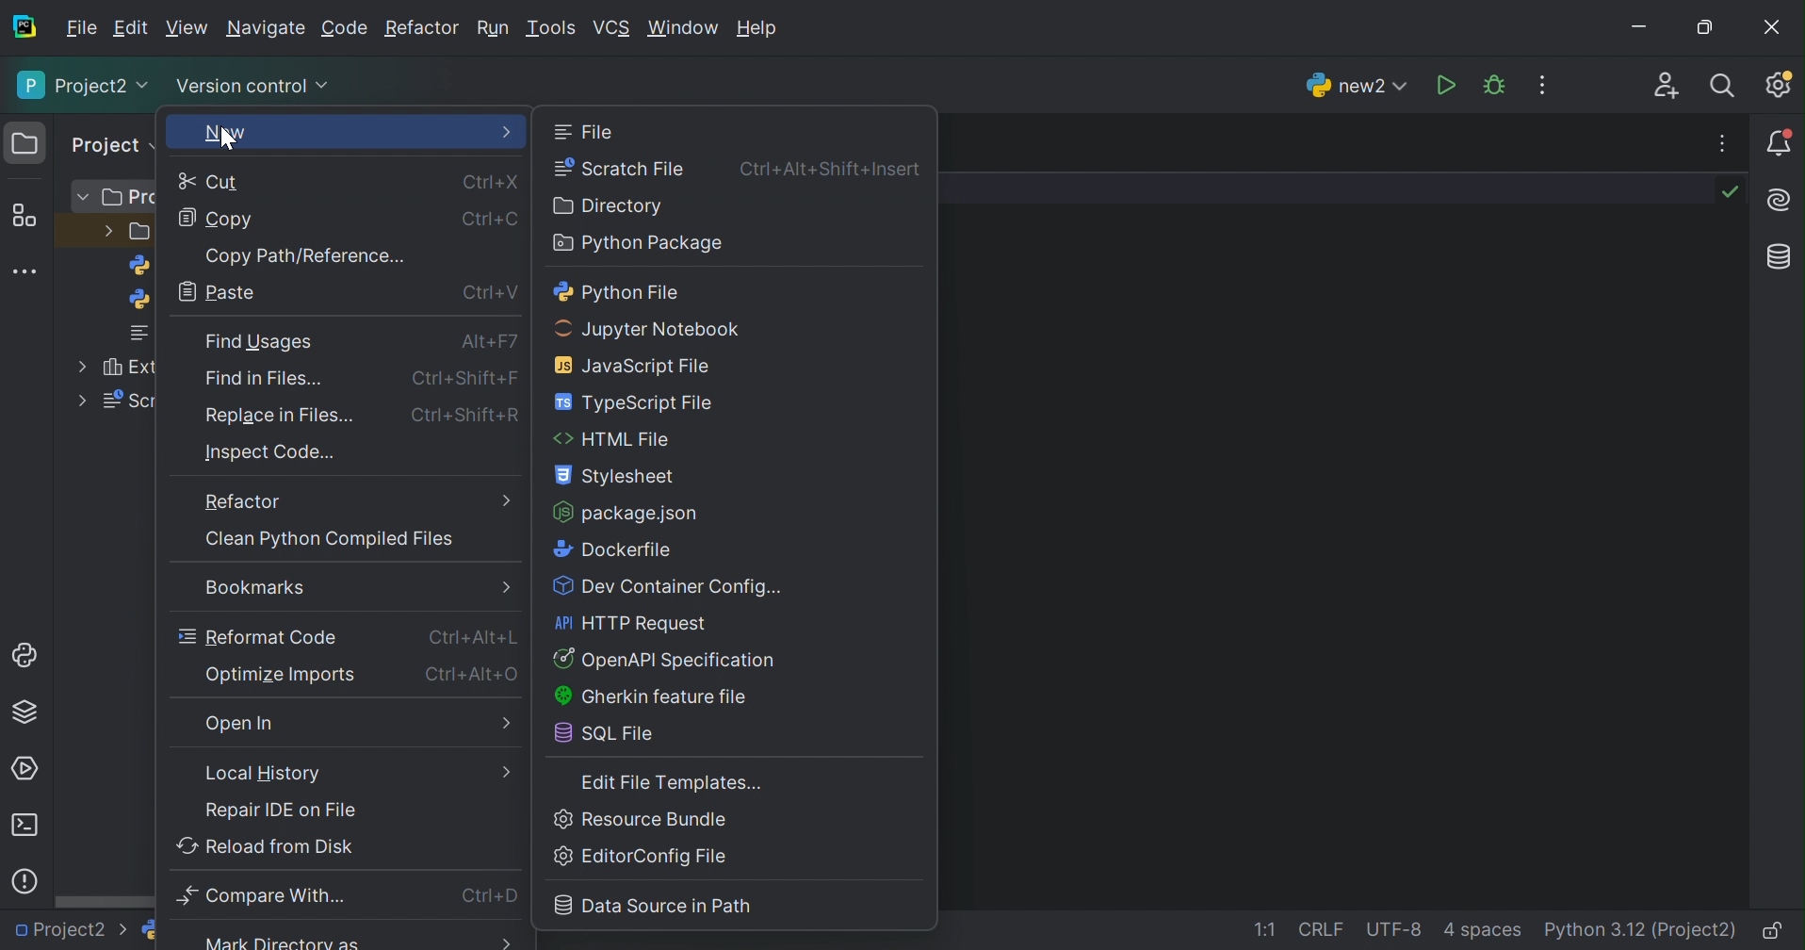  What do you see at coordinates (28, 715) in the screenshot?
I see `Python Packages` at bounding box center [28, 715].